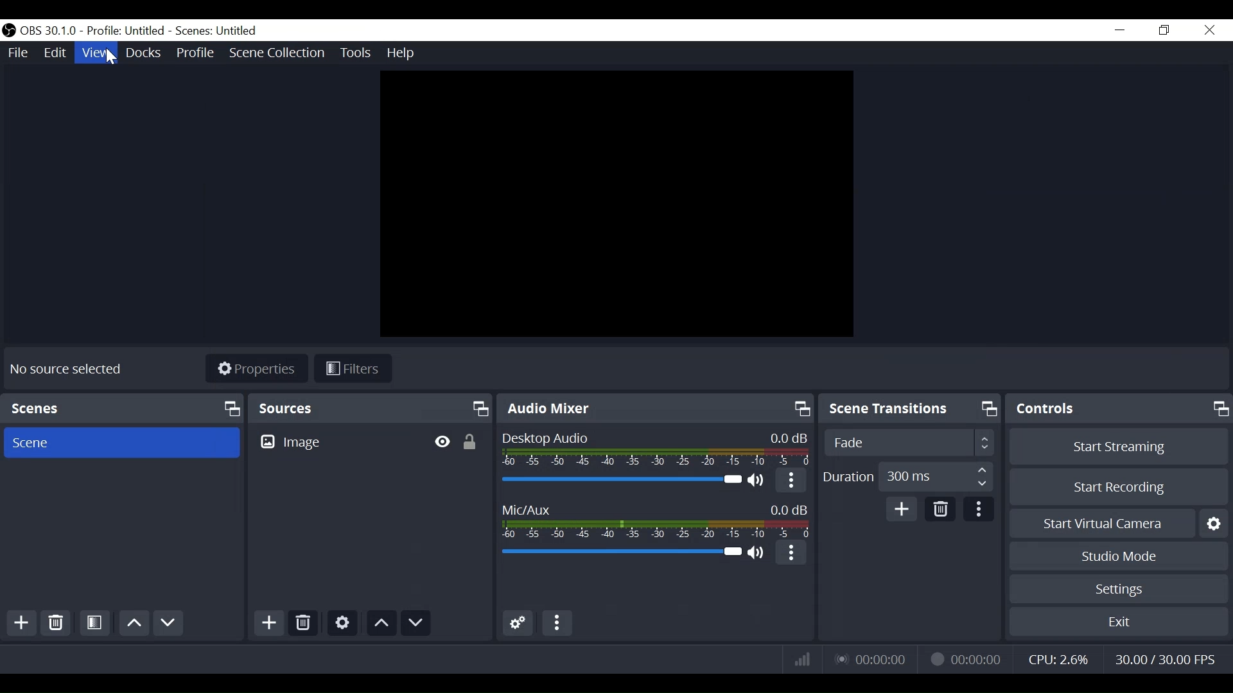 This screenshot has height=693, width=1233. What do you see at coordinates (910, 409) in the screenshot?
I see `Scene Transition` at bounding box center [910, 409].